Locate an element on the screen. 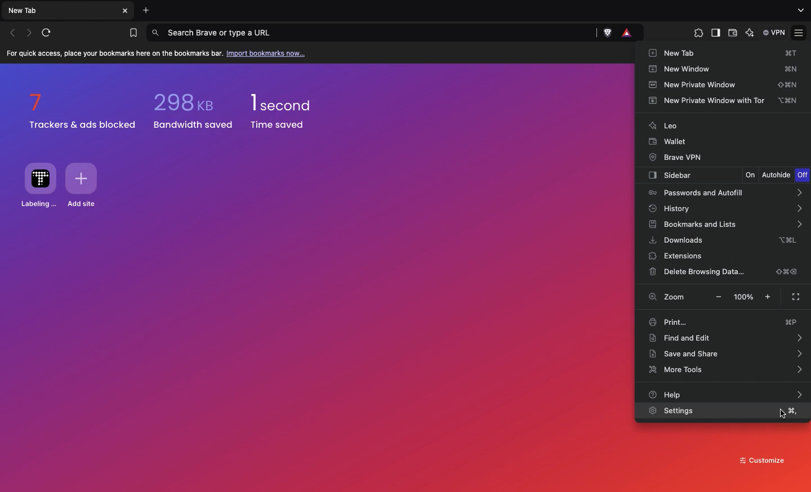 The image size is (811, 492). New private window is located at coordinates (720, 84).